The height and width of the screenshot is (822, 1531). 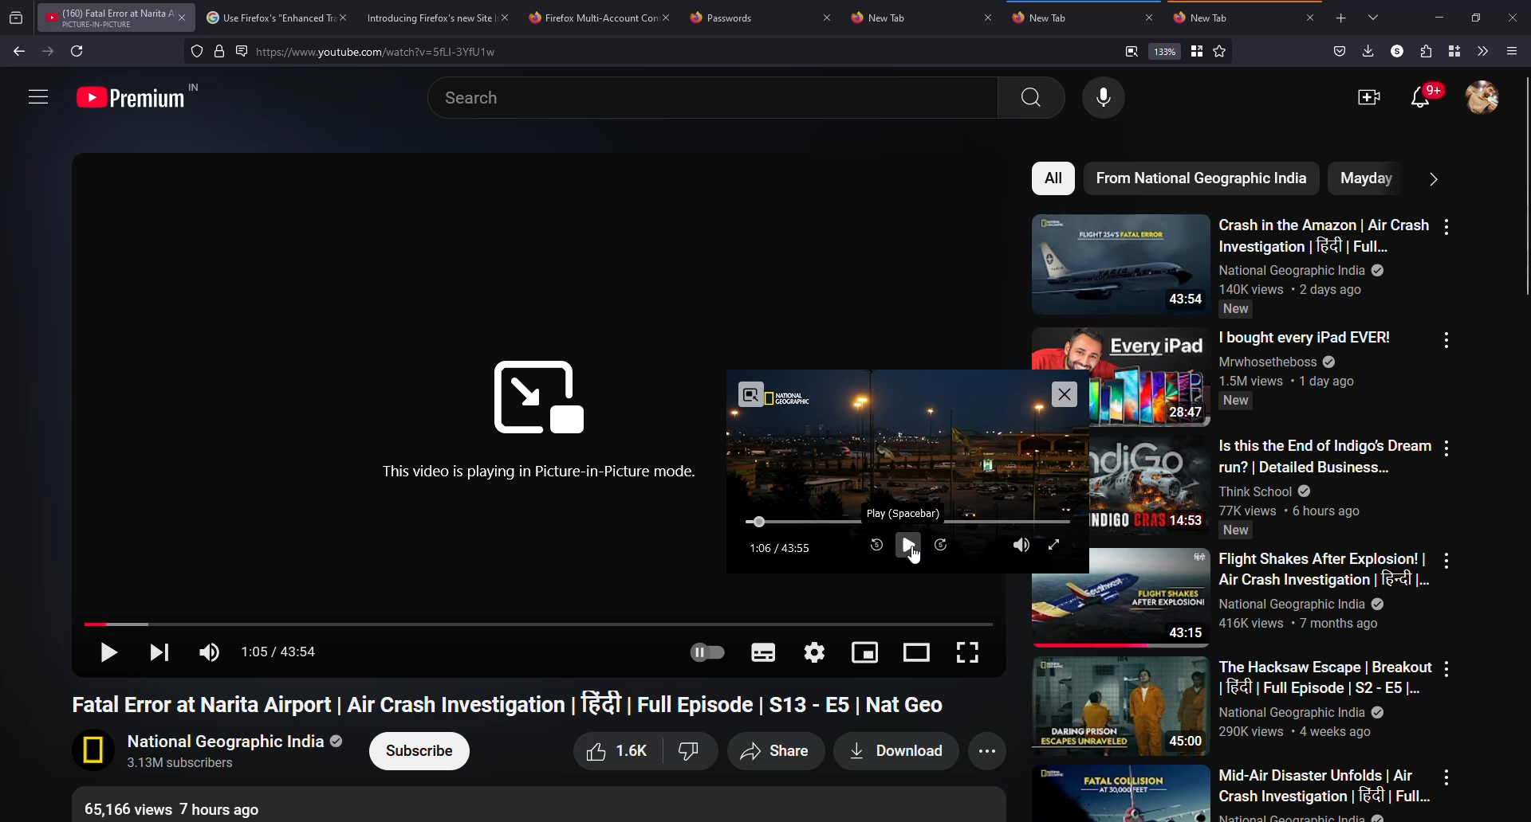 I want to click on close, so click(x=1516, y=17).